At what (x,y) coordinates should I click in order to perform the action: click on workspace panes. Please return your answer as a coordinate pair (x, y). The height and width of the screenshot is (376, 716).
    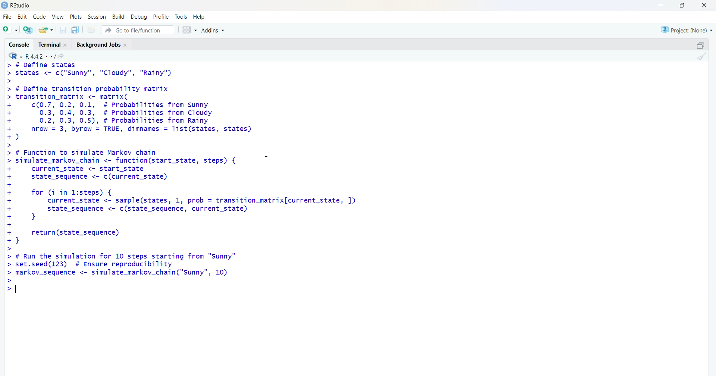
    Looking at the image, I should click on (189, 31).